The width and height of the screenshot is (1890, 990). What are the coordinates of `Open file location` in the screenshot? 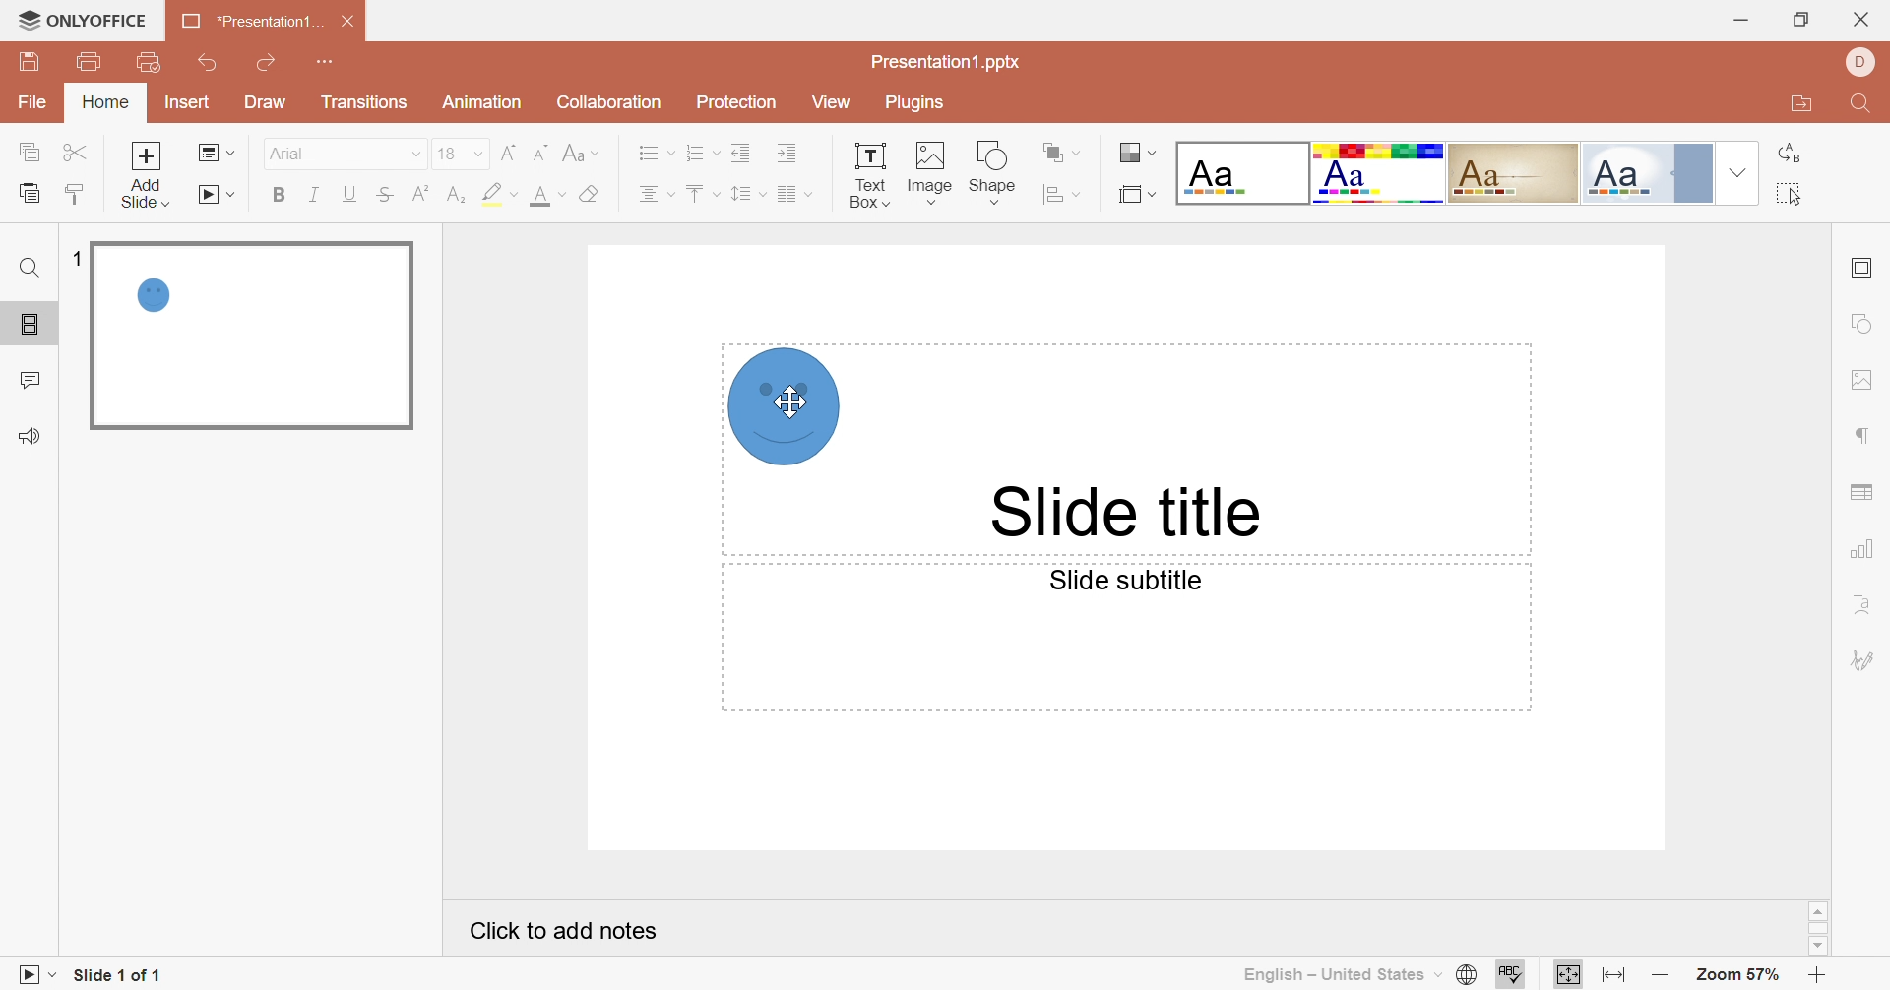 It's located at (1796, 106).